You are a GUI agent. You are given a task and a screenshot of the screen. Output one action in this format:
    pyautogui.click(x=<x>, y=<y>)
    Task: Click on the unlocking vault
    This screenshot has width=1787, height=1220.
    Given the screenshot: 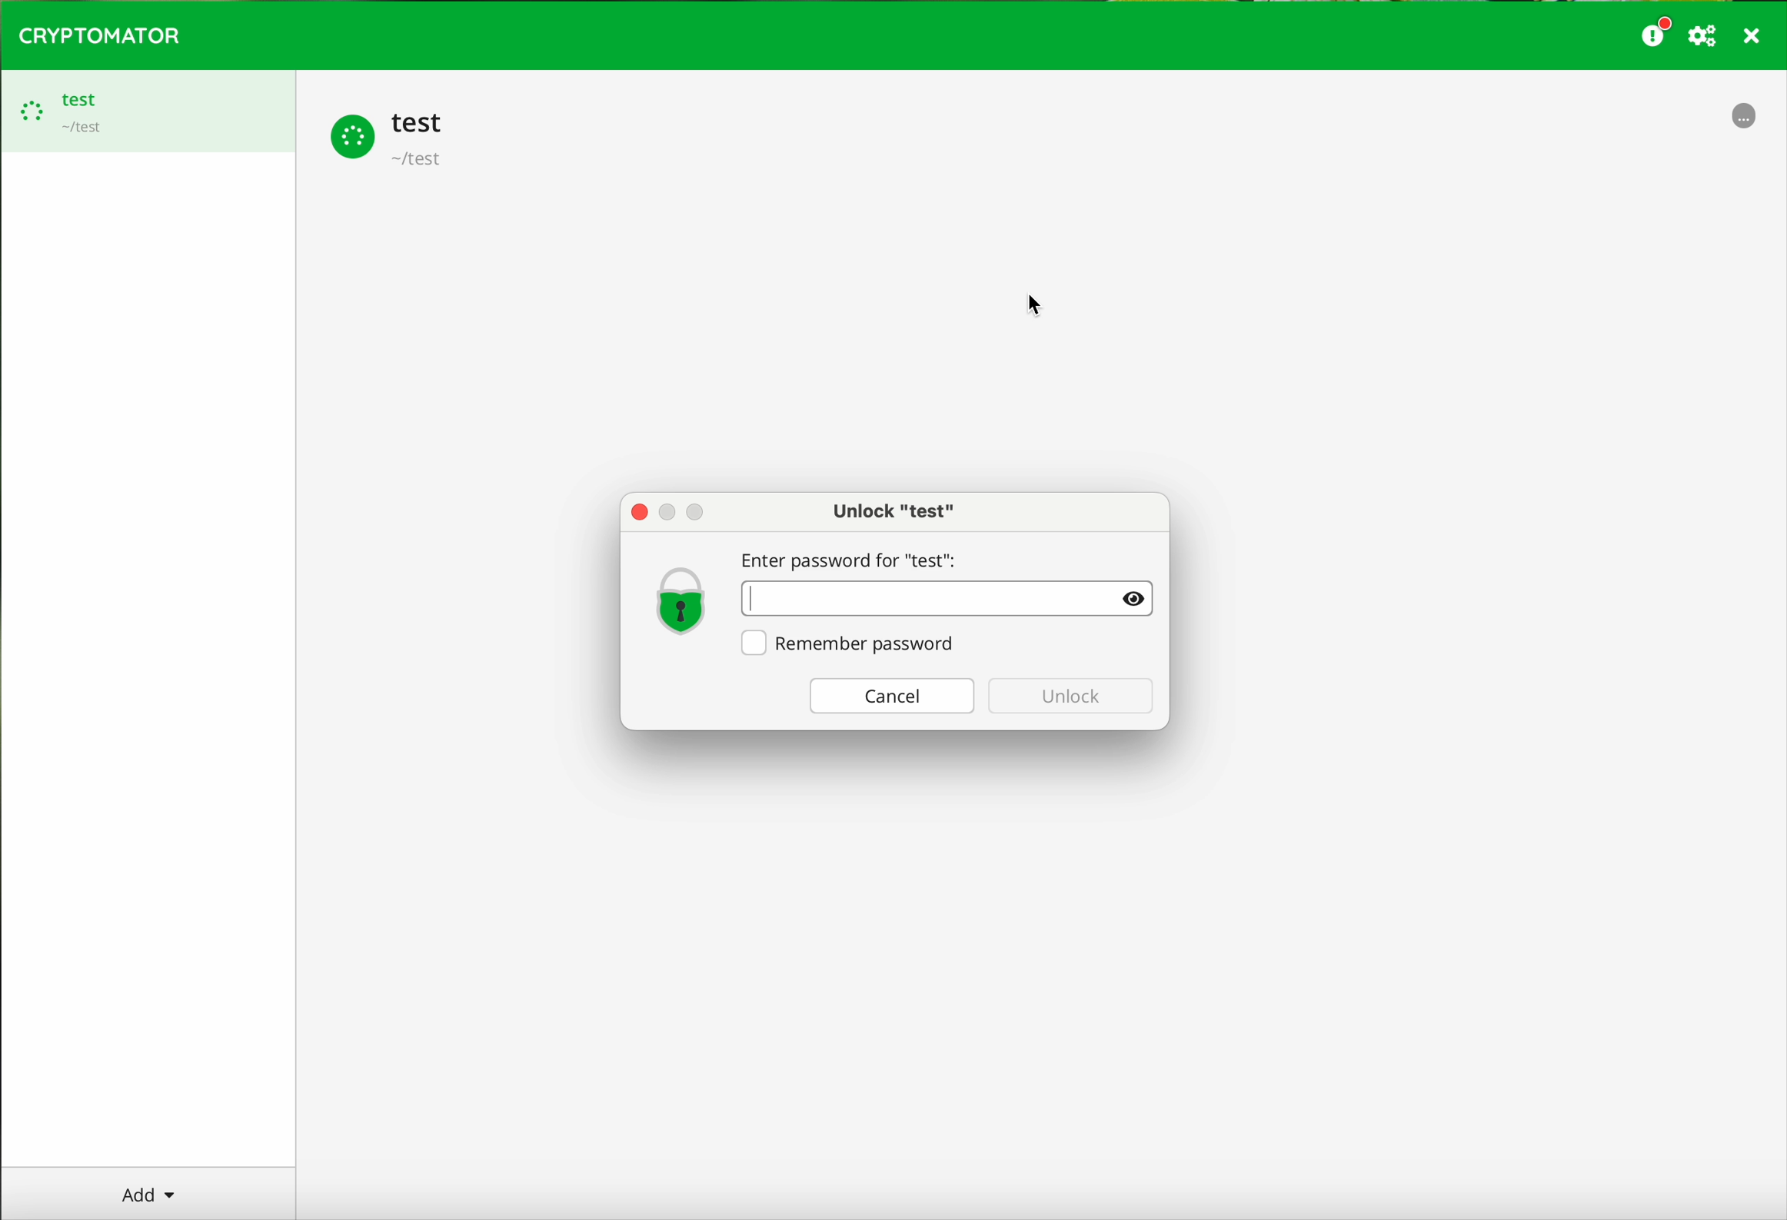 What is the action you would take?
    pyautogui.click(x=1745, y=121)
    